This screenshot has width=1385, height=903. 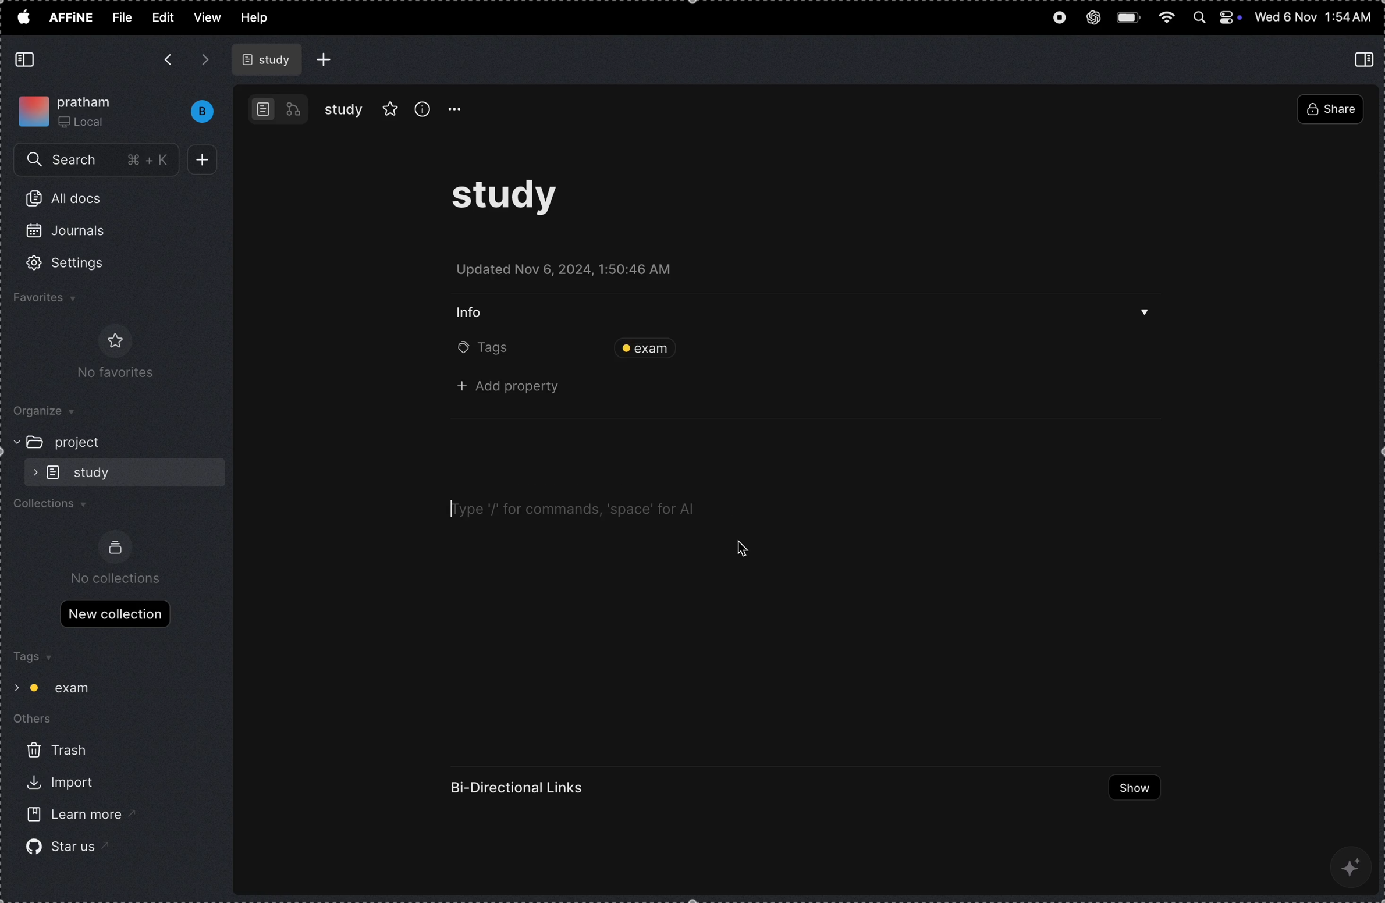 I want to click on chat gpt, so click(x=1093, y=15).